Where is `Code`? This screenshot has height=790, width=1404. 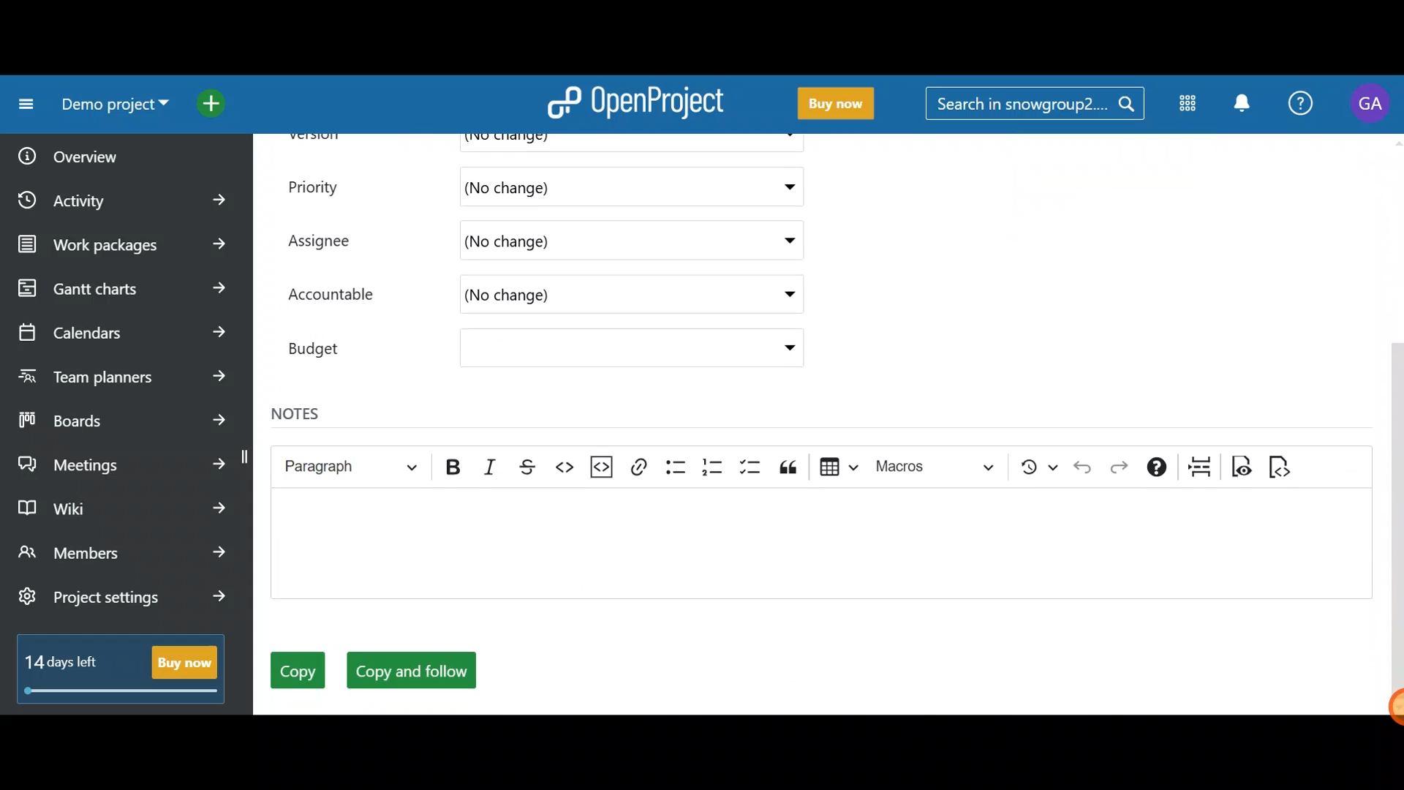
Code is located at coordinates (566, 468).